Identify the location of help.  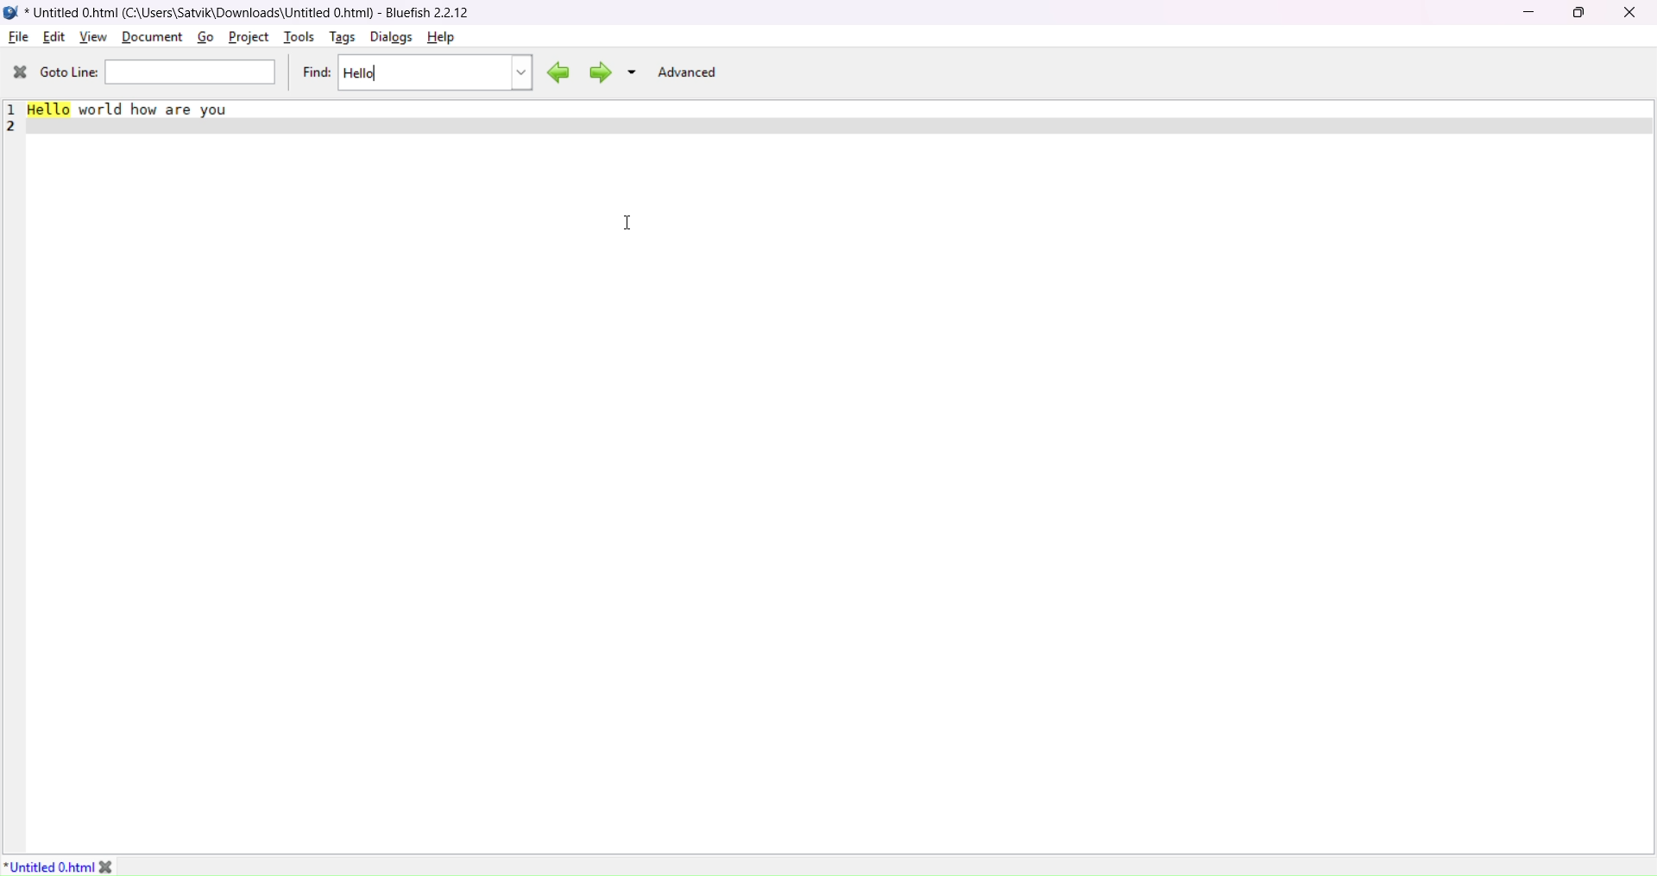
(440, 39).